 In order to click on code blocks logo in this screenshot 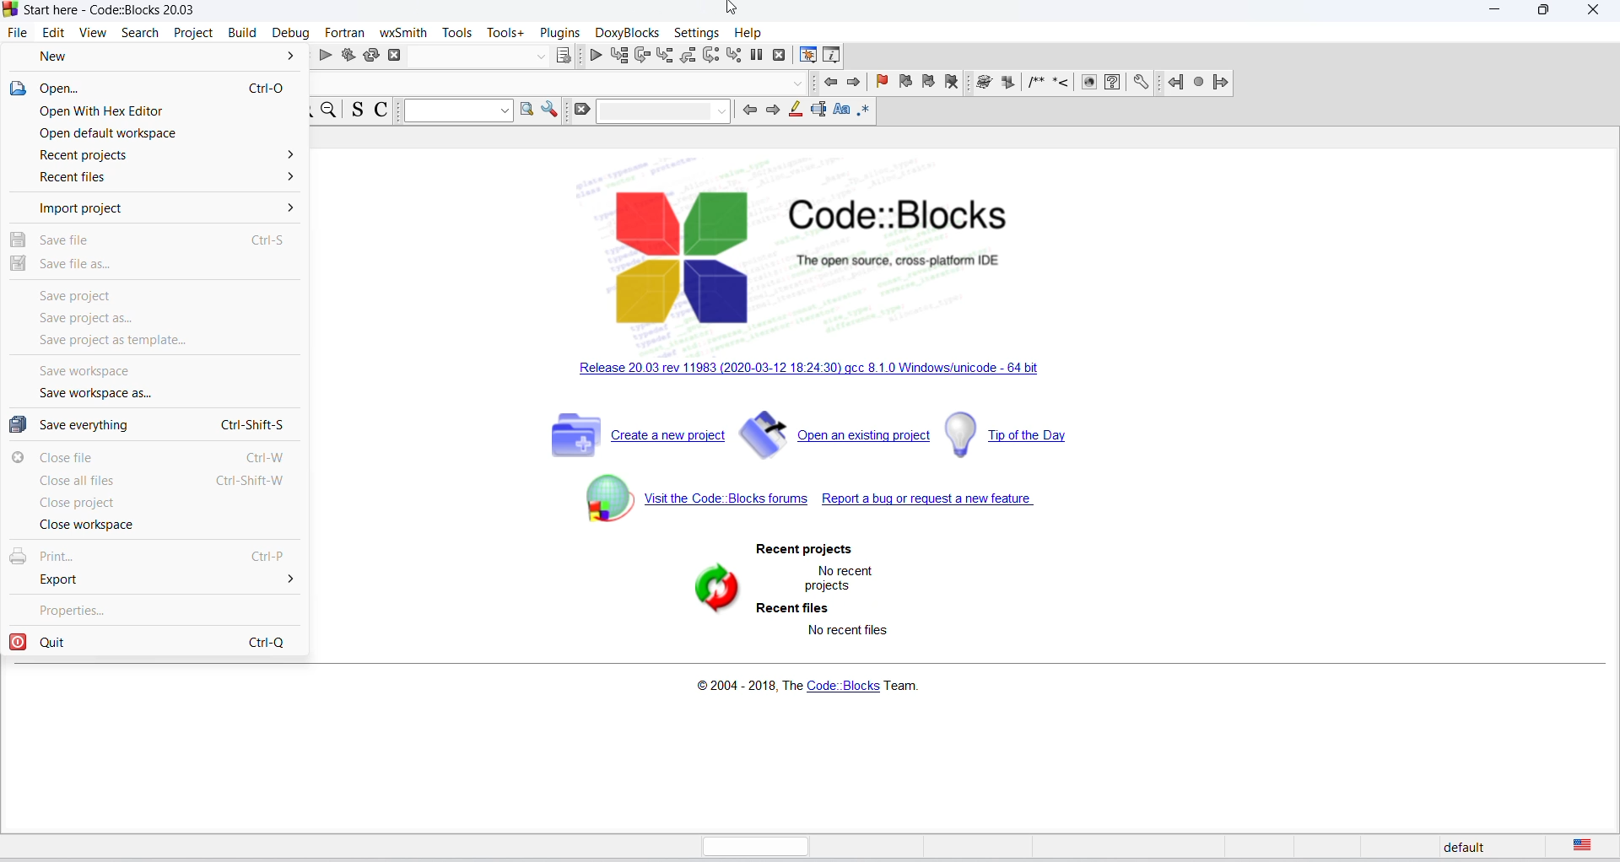, I will do `click(817, 247)`.